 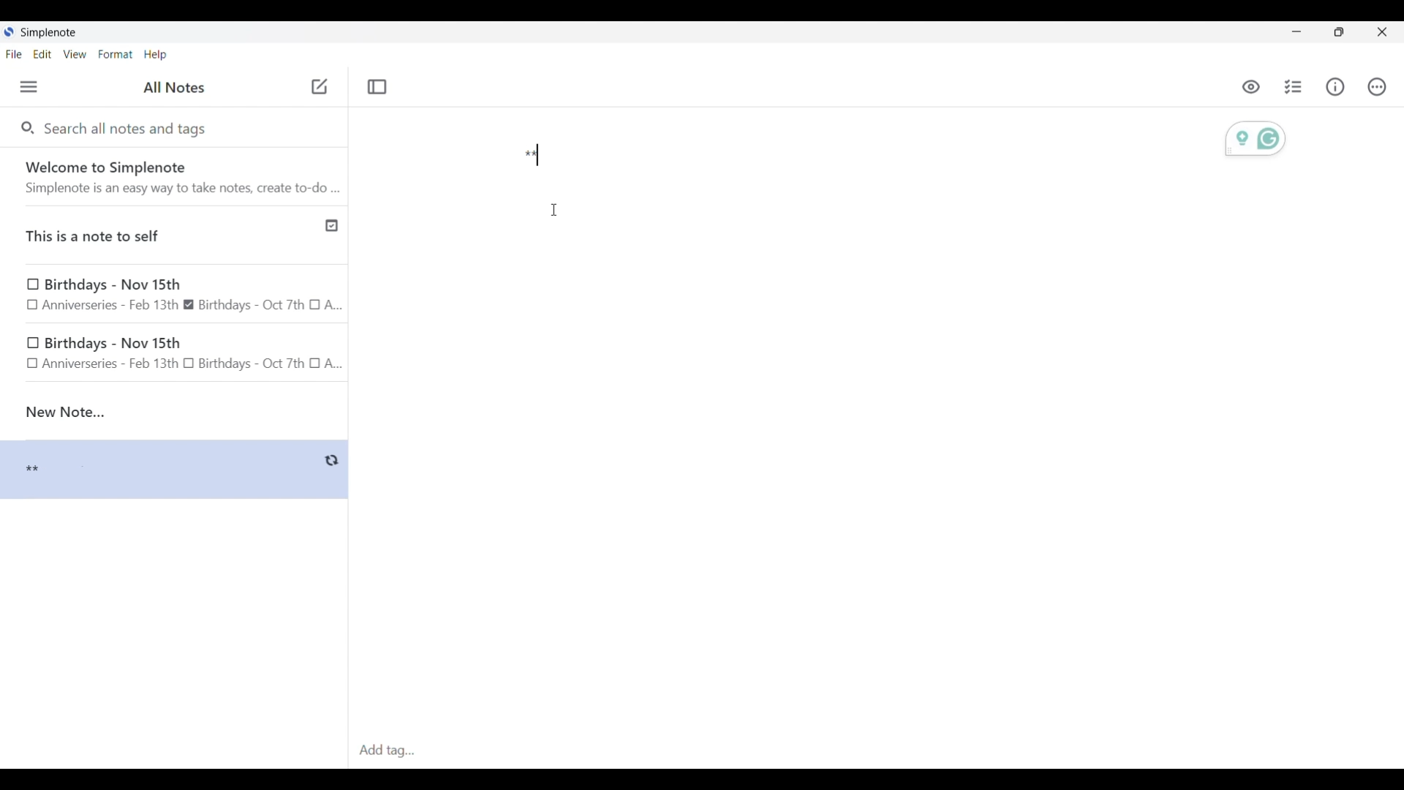 What do you see at coordinates (1256, 138) in the screenshot?
I see `Grammarly extension activated` at bounding box center [1256, 138].